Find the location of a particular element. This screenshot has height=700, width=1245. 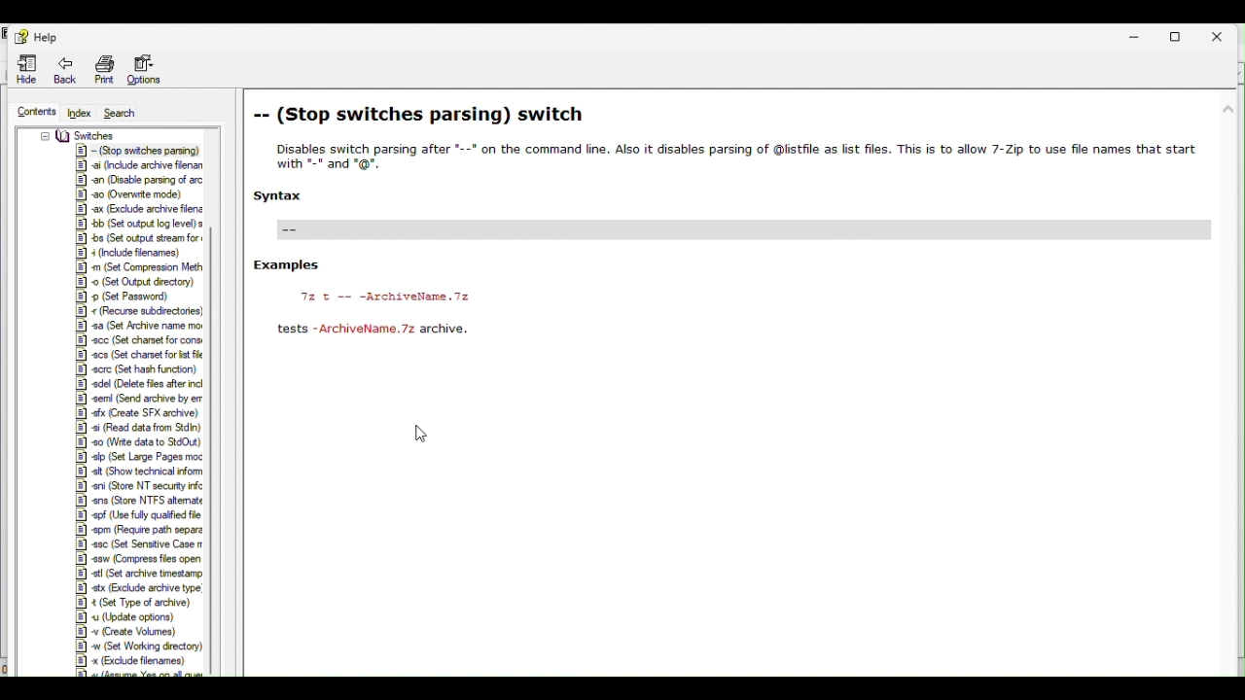

 is located at coordinates (137, 150).